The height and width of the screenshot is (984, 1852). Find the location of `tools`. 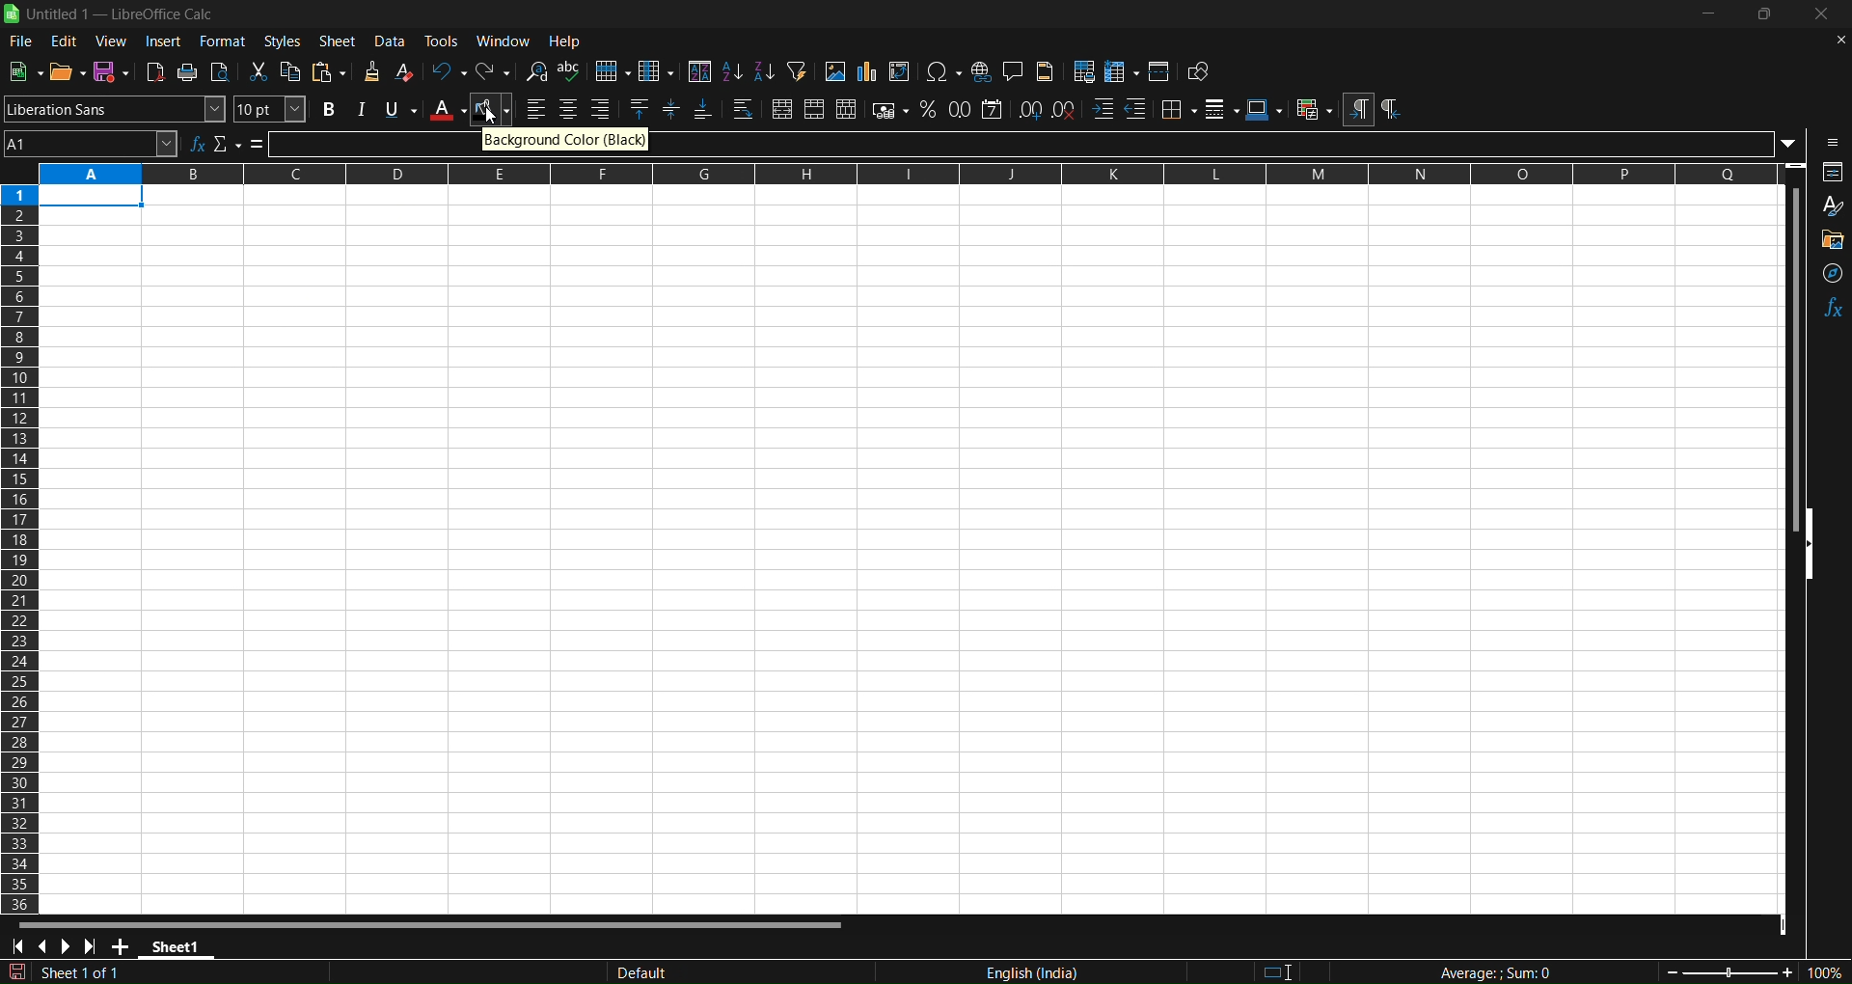

tools is located at coordinates (443, 41).